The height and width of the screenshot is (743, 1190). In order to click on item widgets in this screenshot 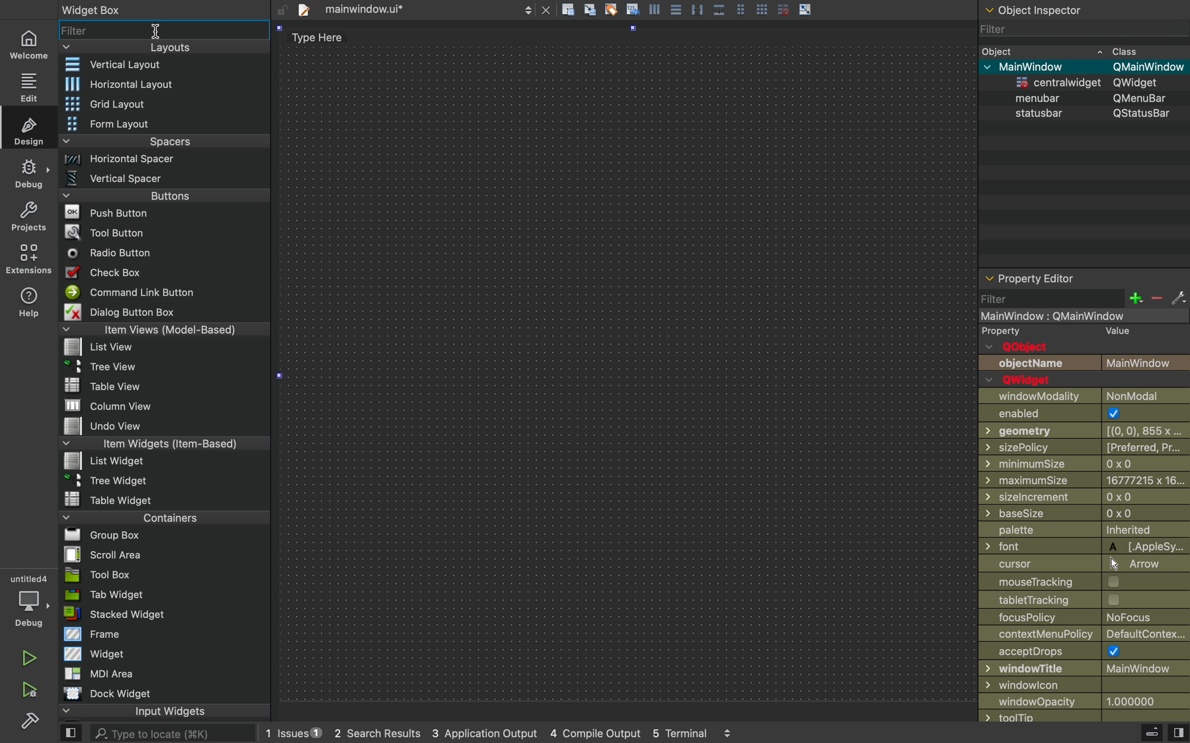, I will do `click(162, 443)`.